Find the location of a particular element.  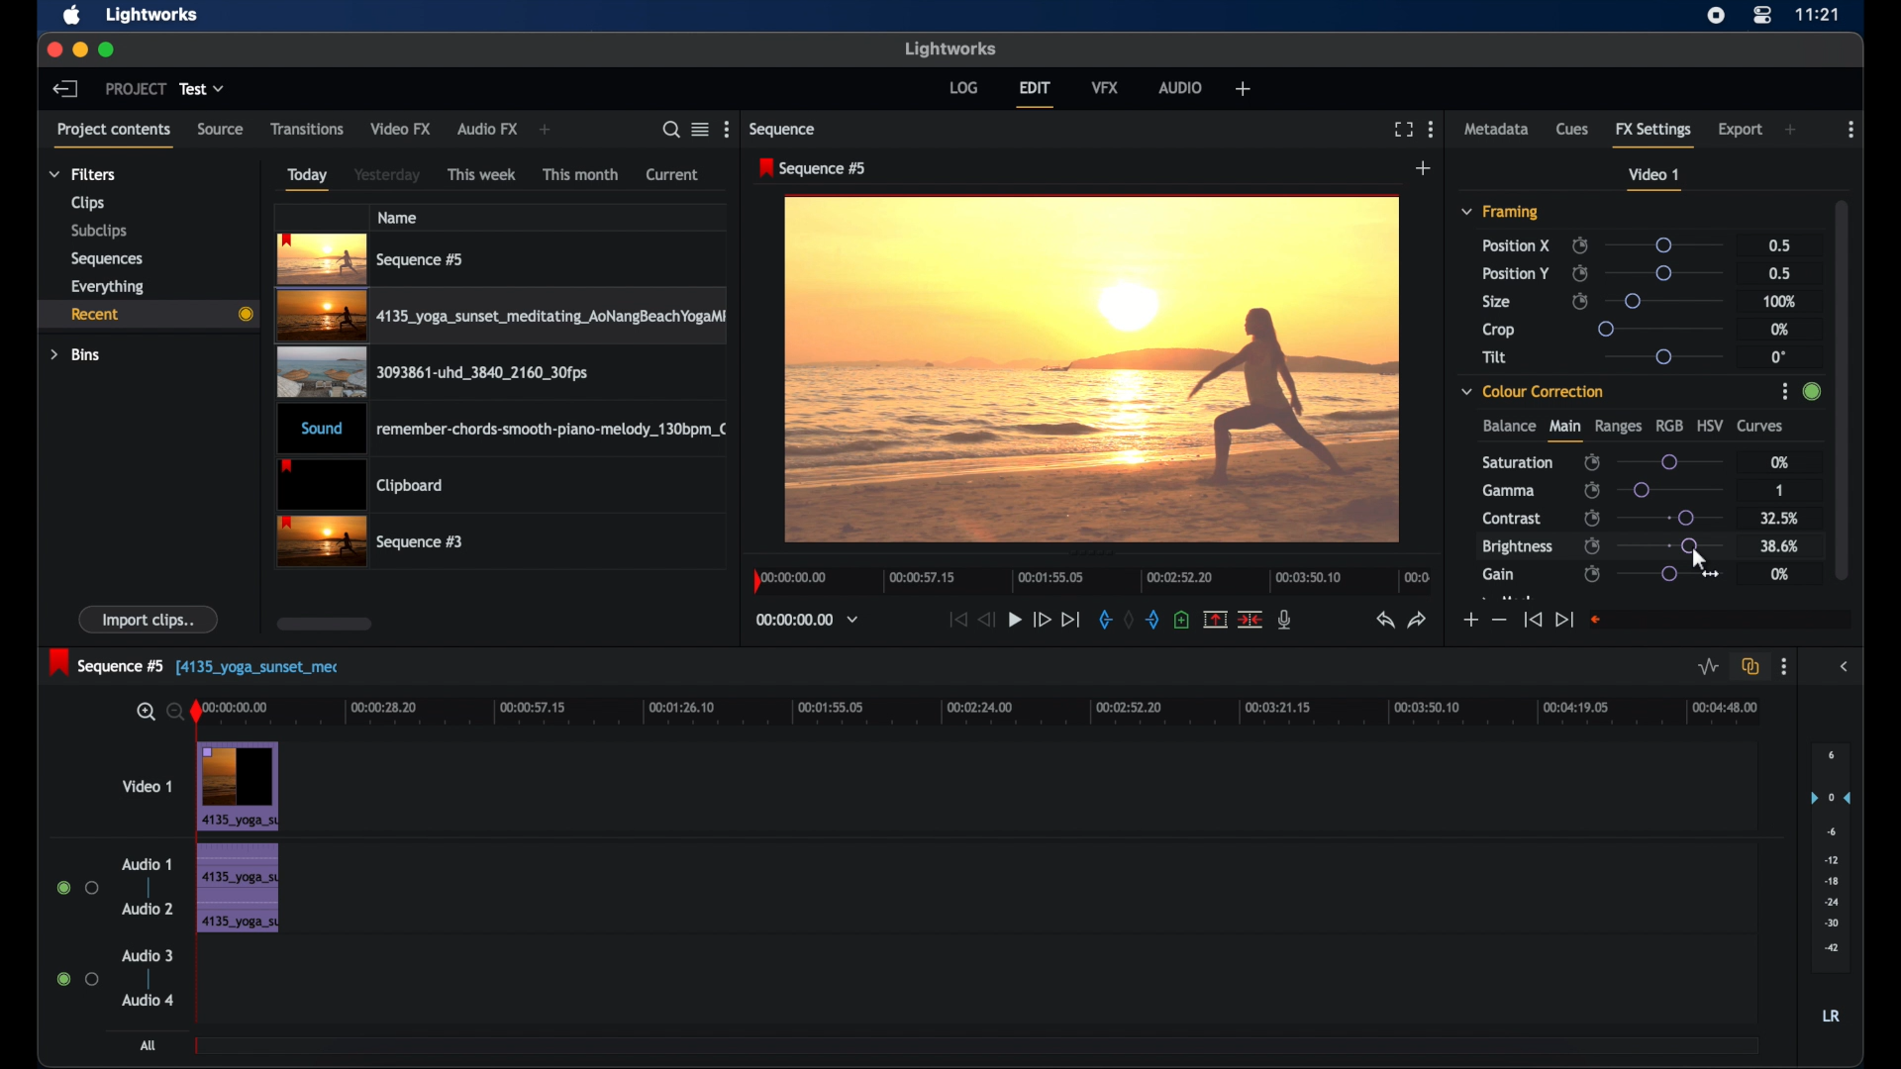

jump to end is located at coordinates (1563, 620).